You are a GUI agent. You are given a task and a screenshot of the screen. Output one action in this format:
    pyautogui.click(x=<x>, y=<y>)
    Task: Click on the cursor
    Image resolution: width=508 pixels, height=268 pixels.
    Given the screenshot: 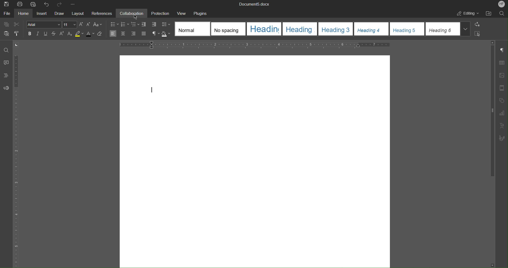 What is the action you would take?
    pyautogui.click(x=135, y=17)
    